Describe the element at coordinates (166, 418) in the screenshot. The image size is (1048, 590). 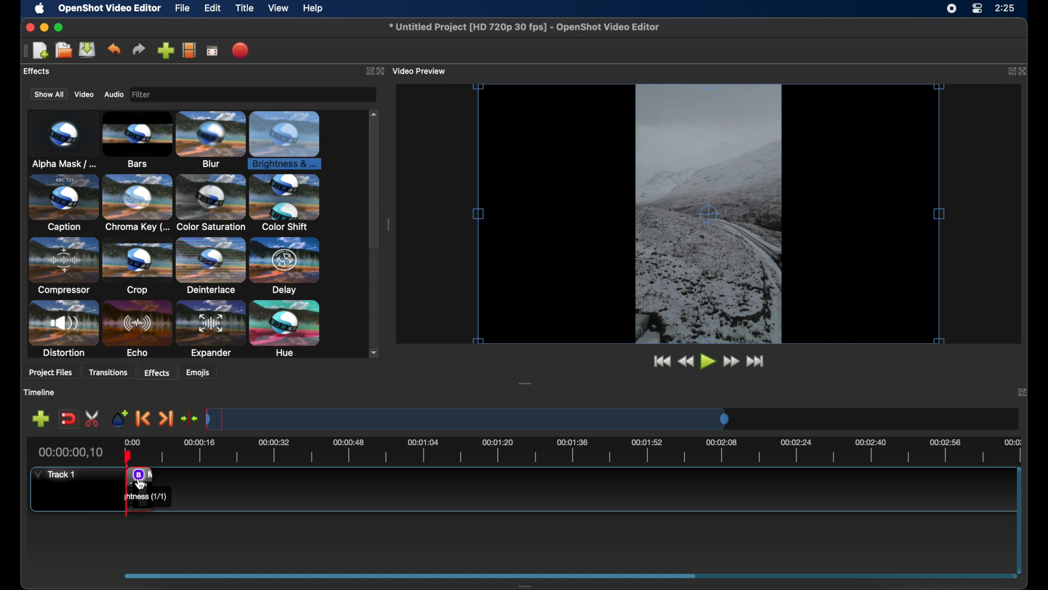
I see `next marker` at that location.